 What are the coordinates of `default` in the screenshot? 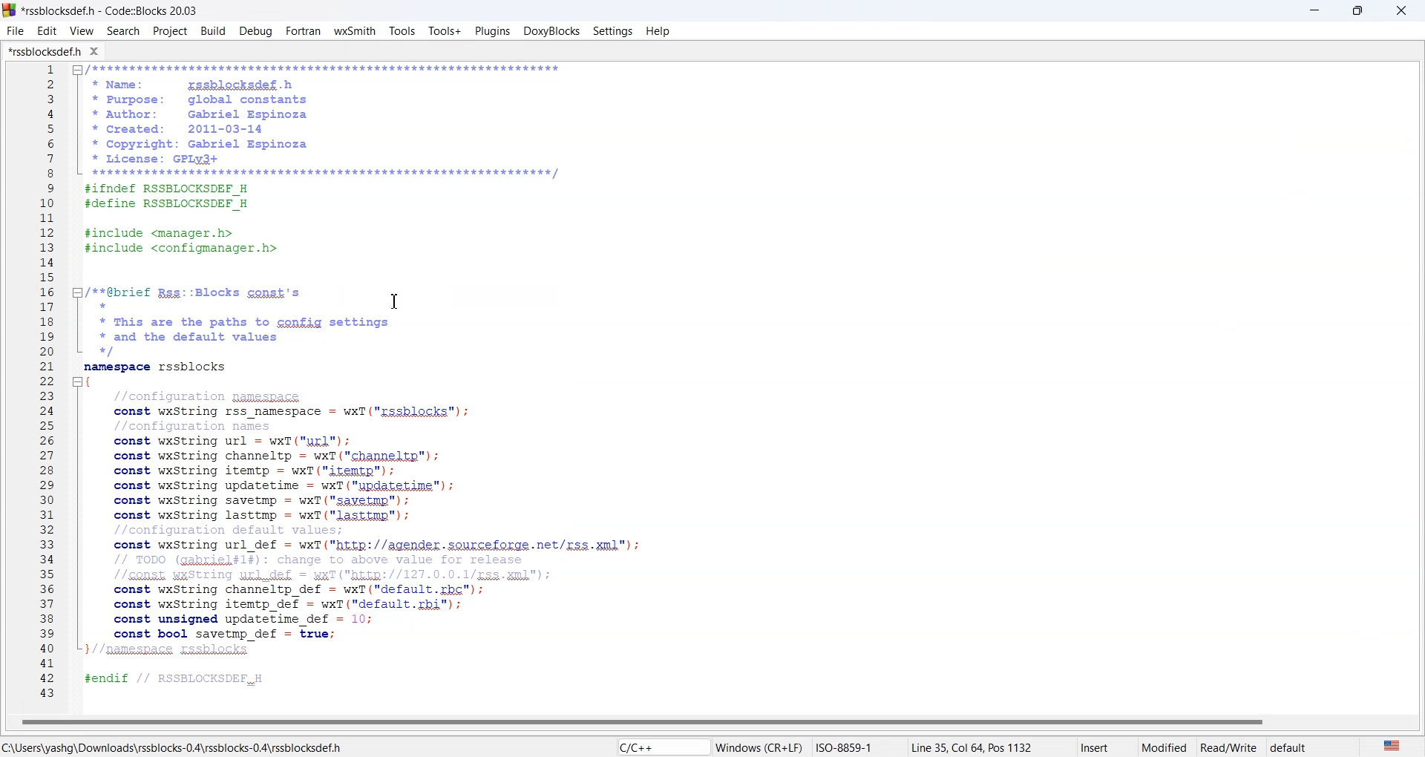 It's located at (1308, 744).